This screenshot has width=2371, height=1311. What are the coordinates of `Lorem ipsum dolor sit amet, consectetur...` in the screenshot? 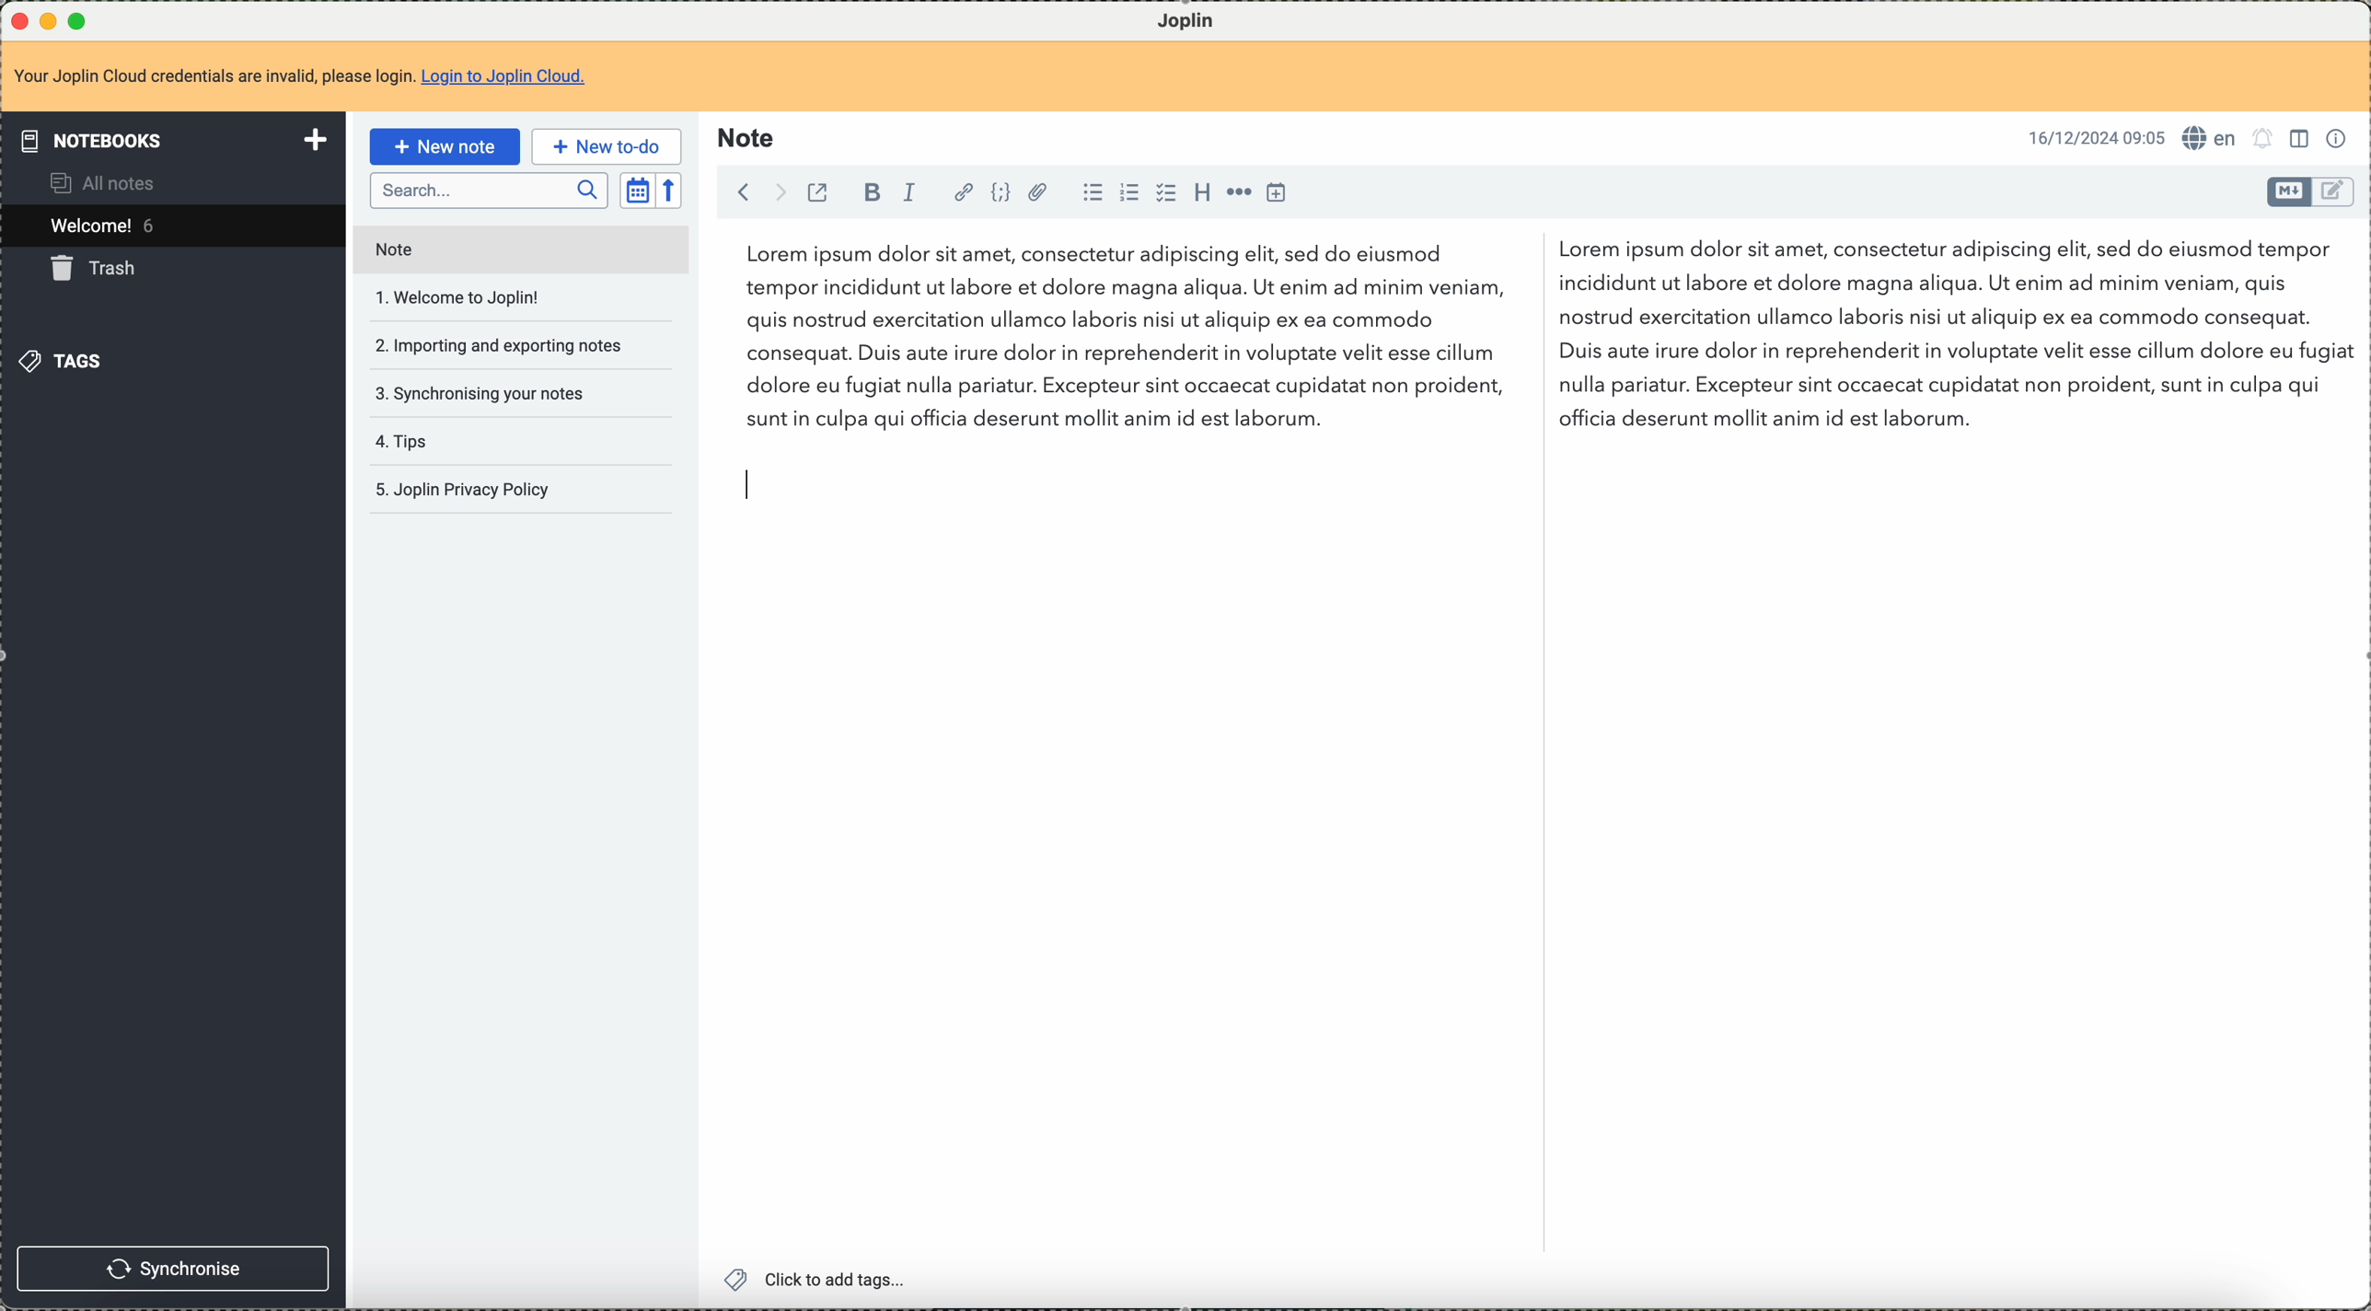 It's located at (1955, 337).